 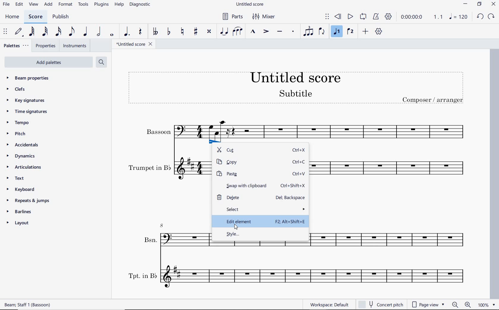 What do you see at coordinates (24, 101) in the screenshot?
I see `key signatures` at bounding box center [24, 101].